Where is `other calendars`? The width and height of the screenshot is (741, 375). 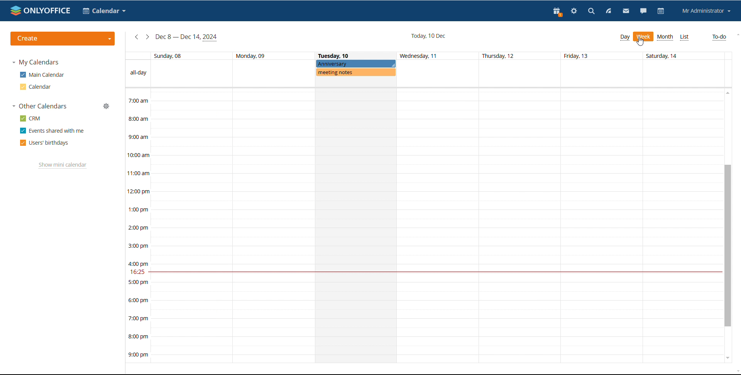 other calendars is located at coordinates (40, 106).